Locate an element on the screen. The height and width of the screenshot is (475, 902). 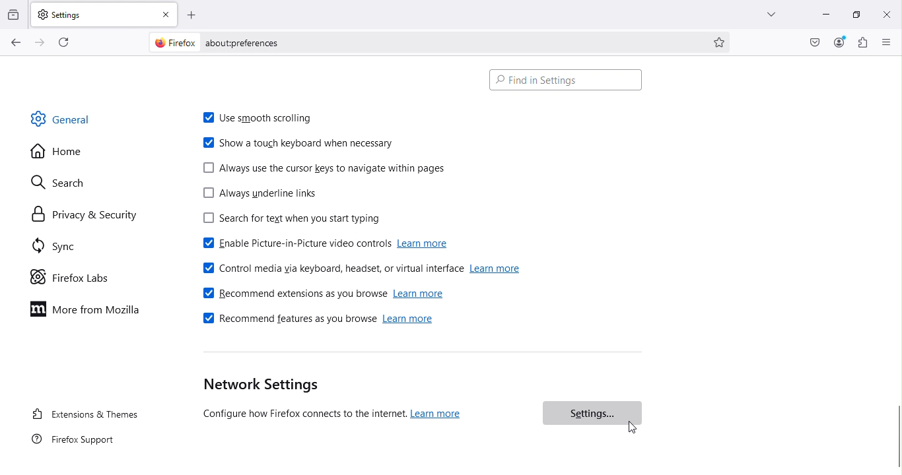
Go forward one page is located at coordinates (42, 42).